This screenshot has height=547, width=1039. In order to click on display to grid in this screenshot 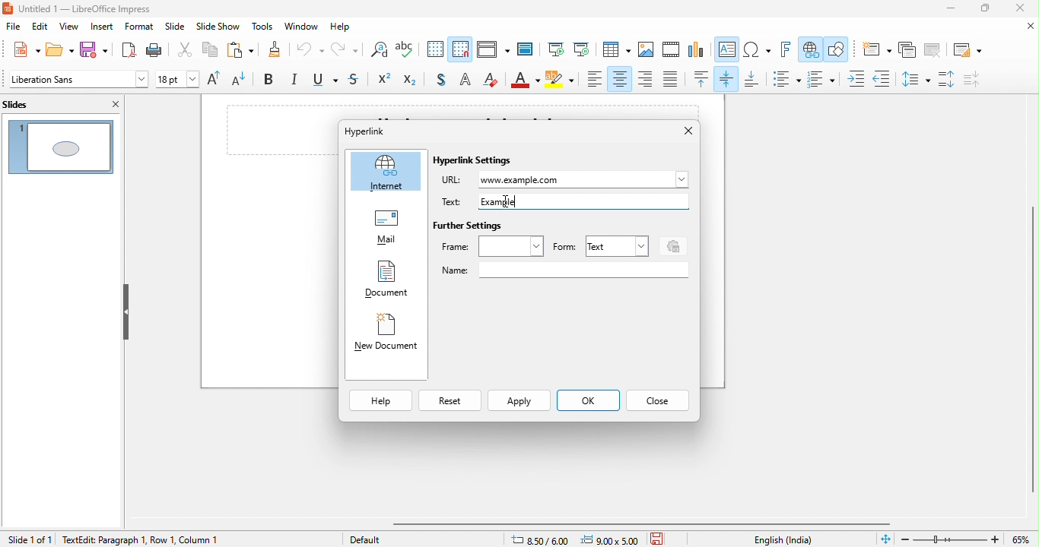, I will do `click(436, 50)`.